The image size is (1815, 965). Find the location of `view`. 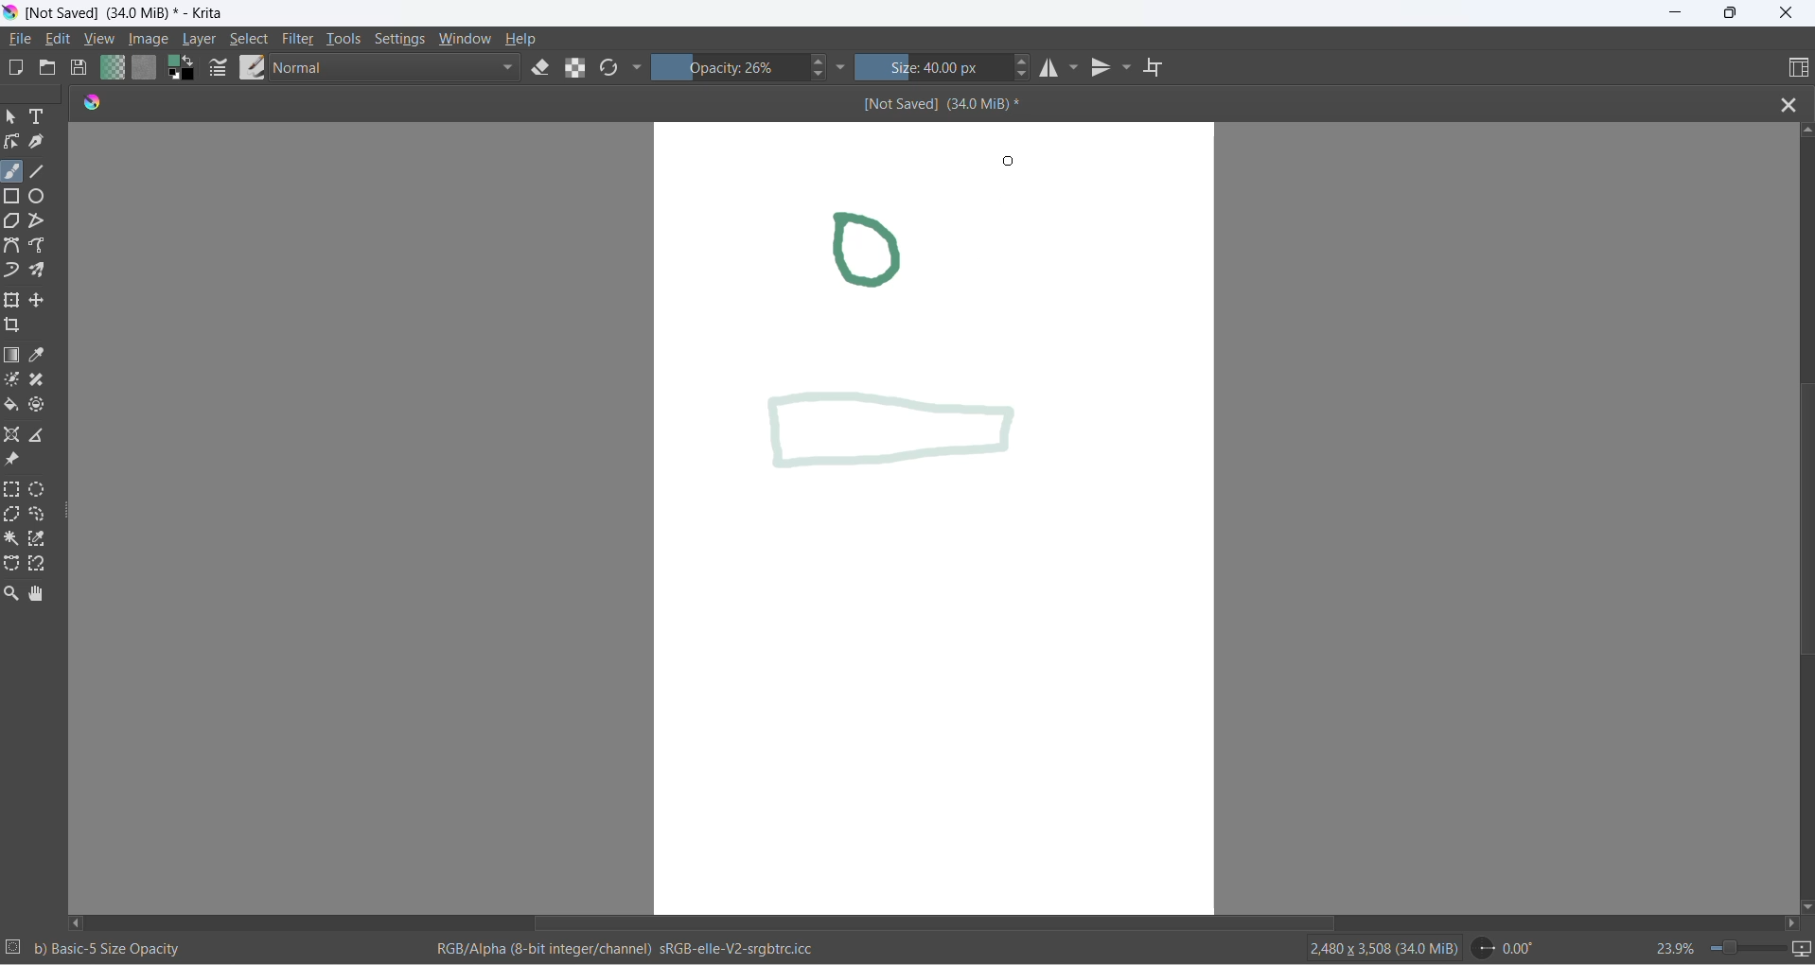

view is located at coordinates (101, 39).